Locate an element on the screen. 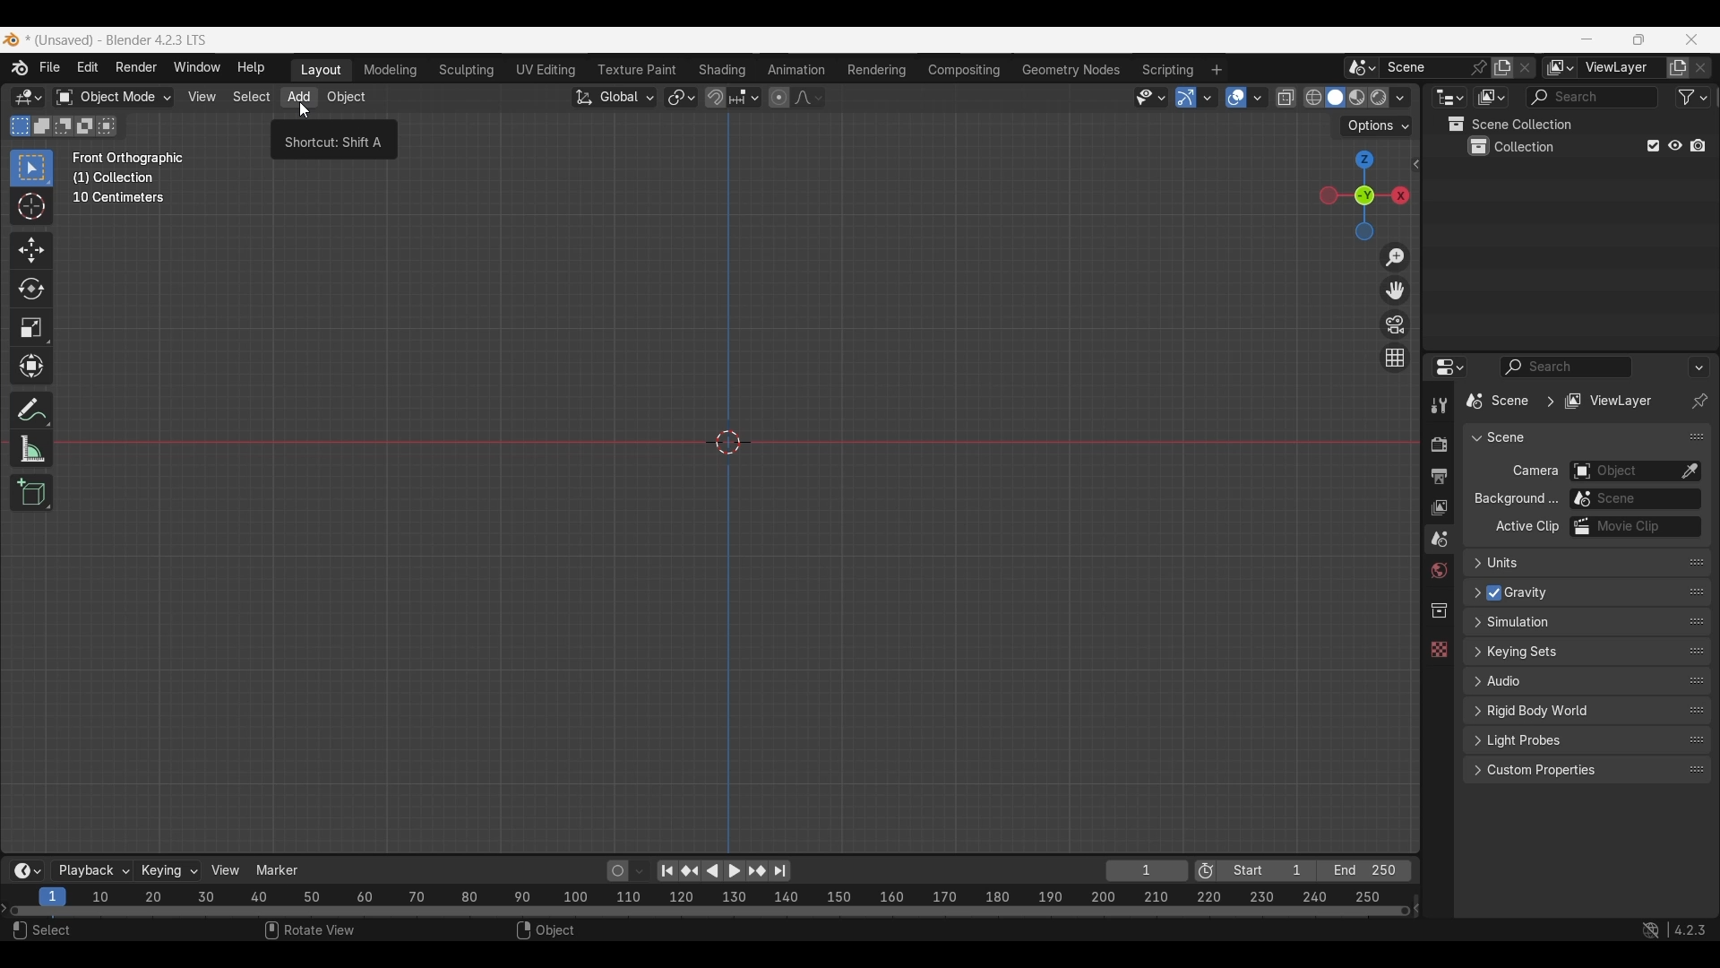  Exclude from view layer is located at coordinates (1654, 145).